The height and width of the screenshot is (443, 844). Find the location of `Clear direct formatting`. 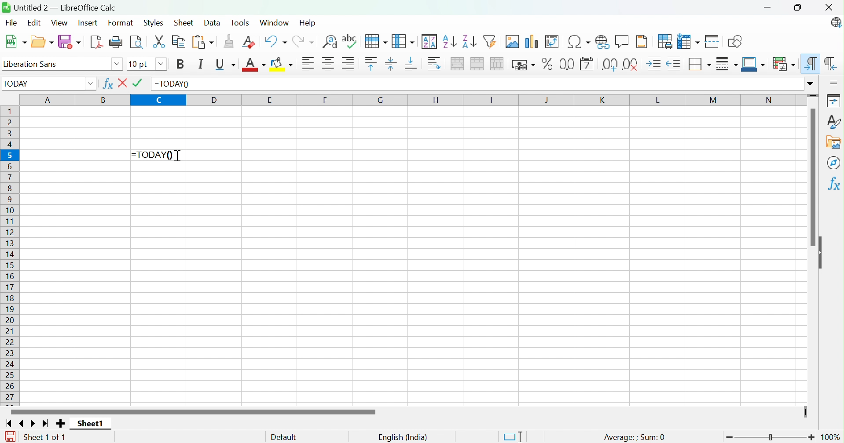

Clear direct formatting is located at coordinates (251, 42).